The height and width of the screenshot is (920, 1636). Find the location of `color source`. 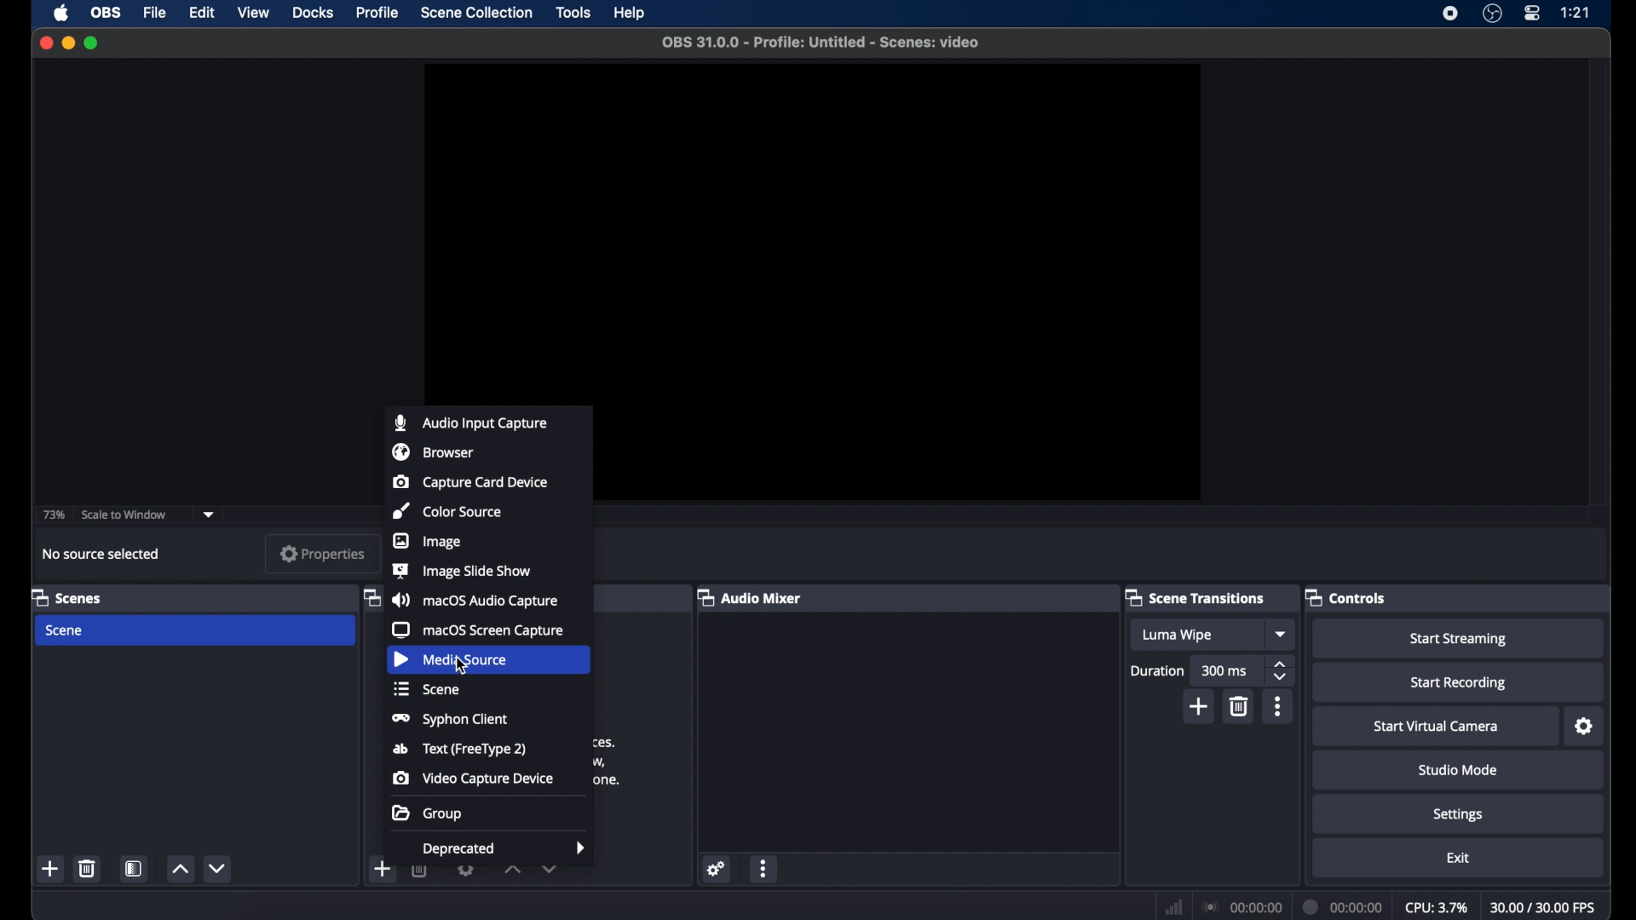

color source is located at coordinates (446, 510).